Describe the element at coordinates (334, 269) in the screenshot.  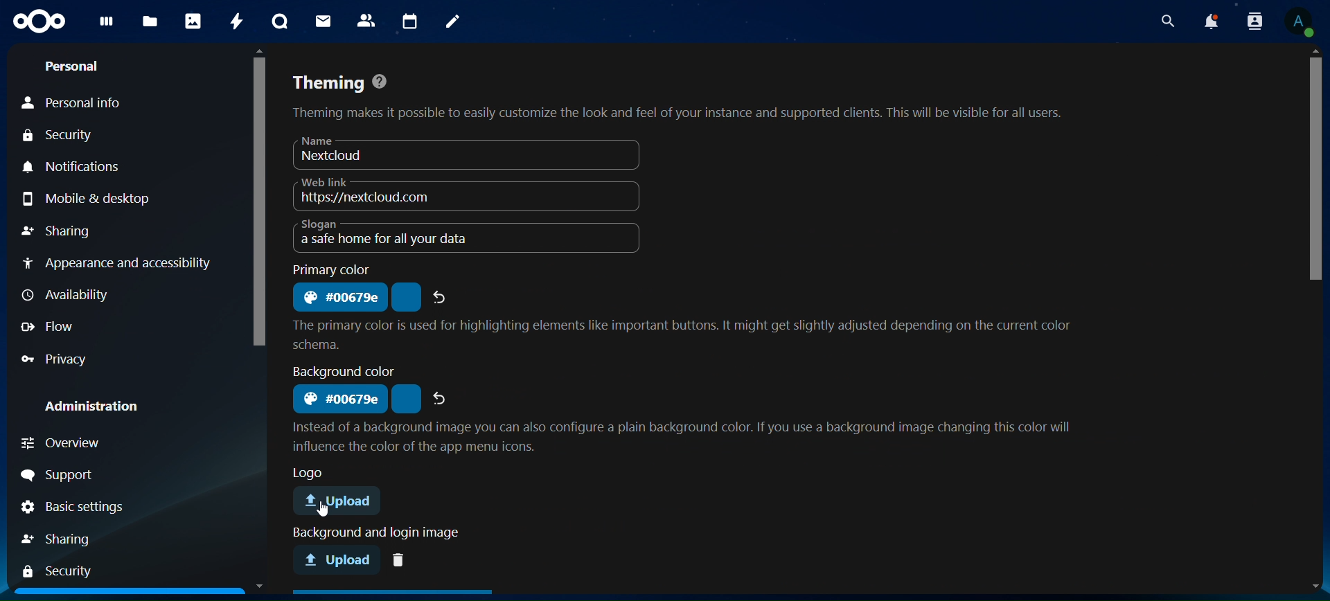
I see `Primarv color` at that location.